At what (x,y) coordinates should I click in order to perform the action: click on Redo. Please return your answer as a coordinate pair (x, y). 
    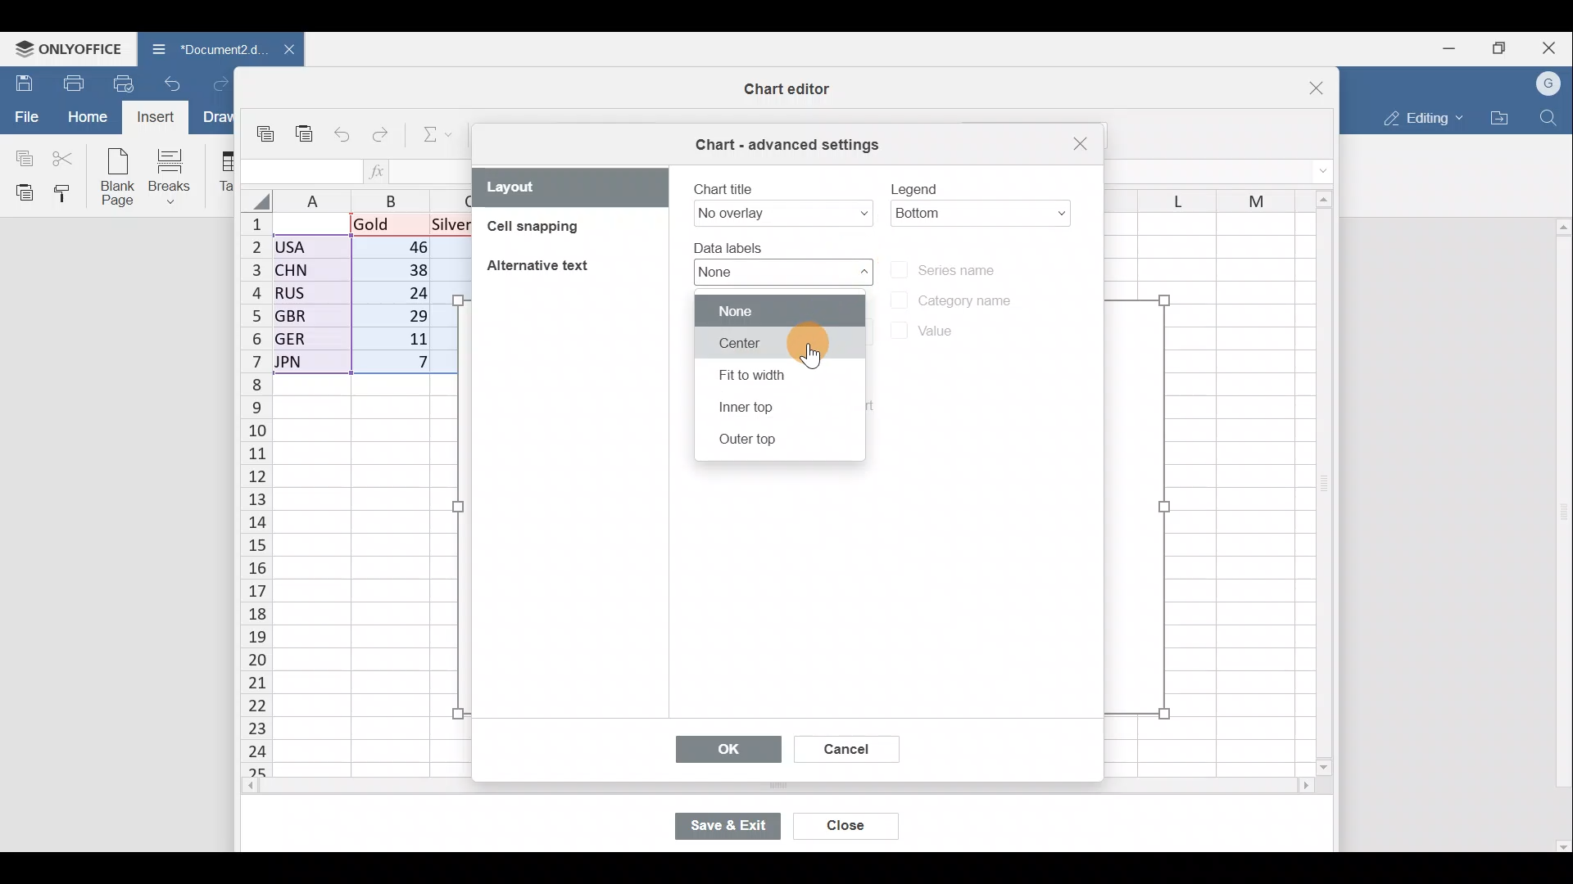
    Looking at the image, I should click on (220, 85).